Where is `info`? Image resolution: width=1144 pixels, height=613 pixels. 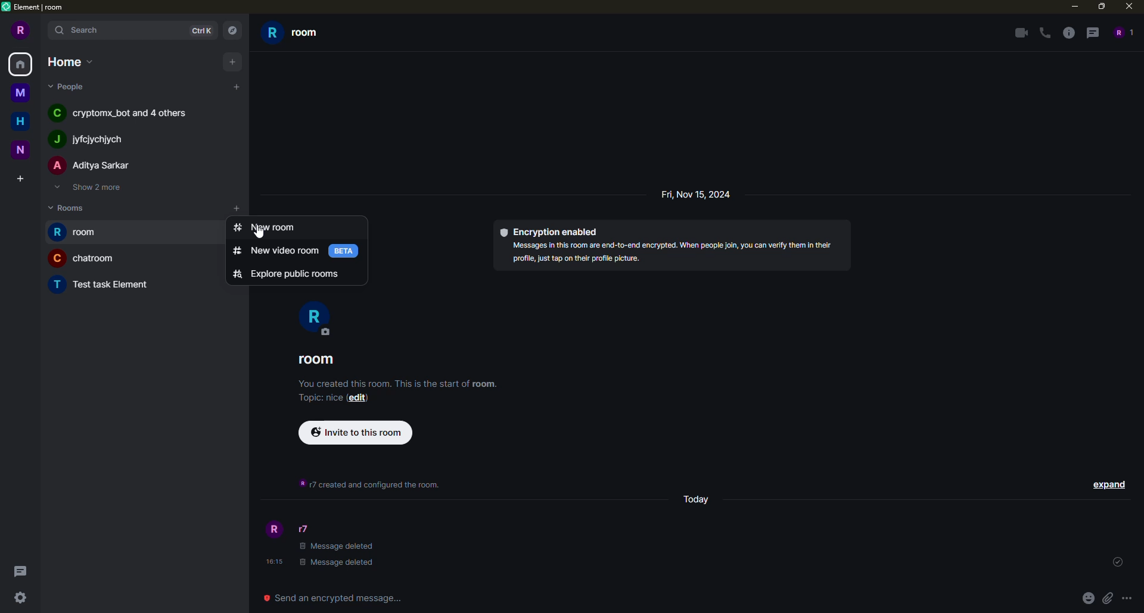 info is located at coordinates (1068, 32).